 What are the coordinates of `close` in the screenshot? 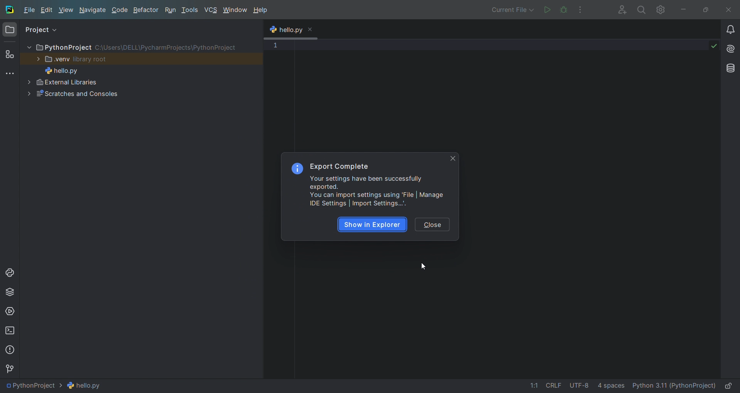 It's located at (311, 29).